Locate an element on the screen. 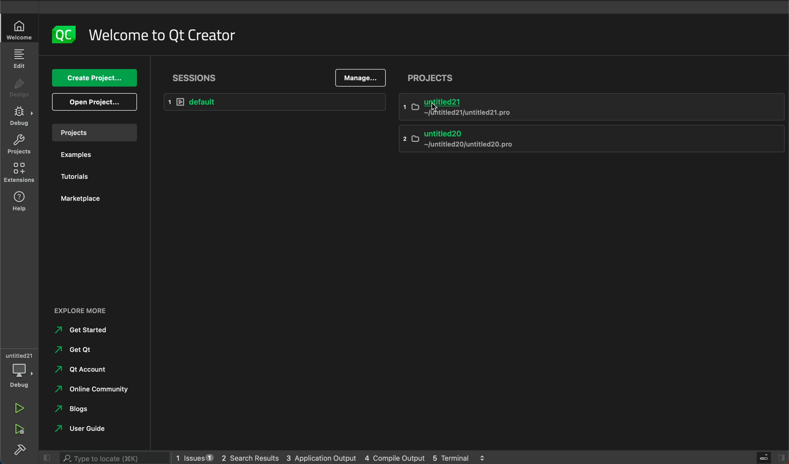 The width and height of the screenshot is (789, 464). examples is located at coordinates (84, 155).